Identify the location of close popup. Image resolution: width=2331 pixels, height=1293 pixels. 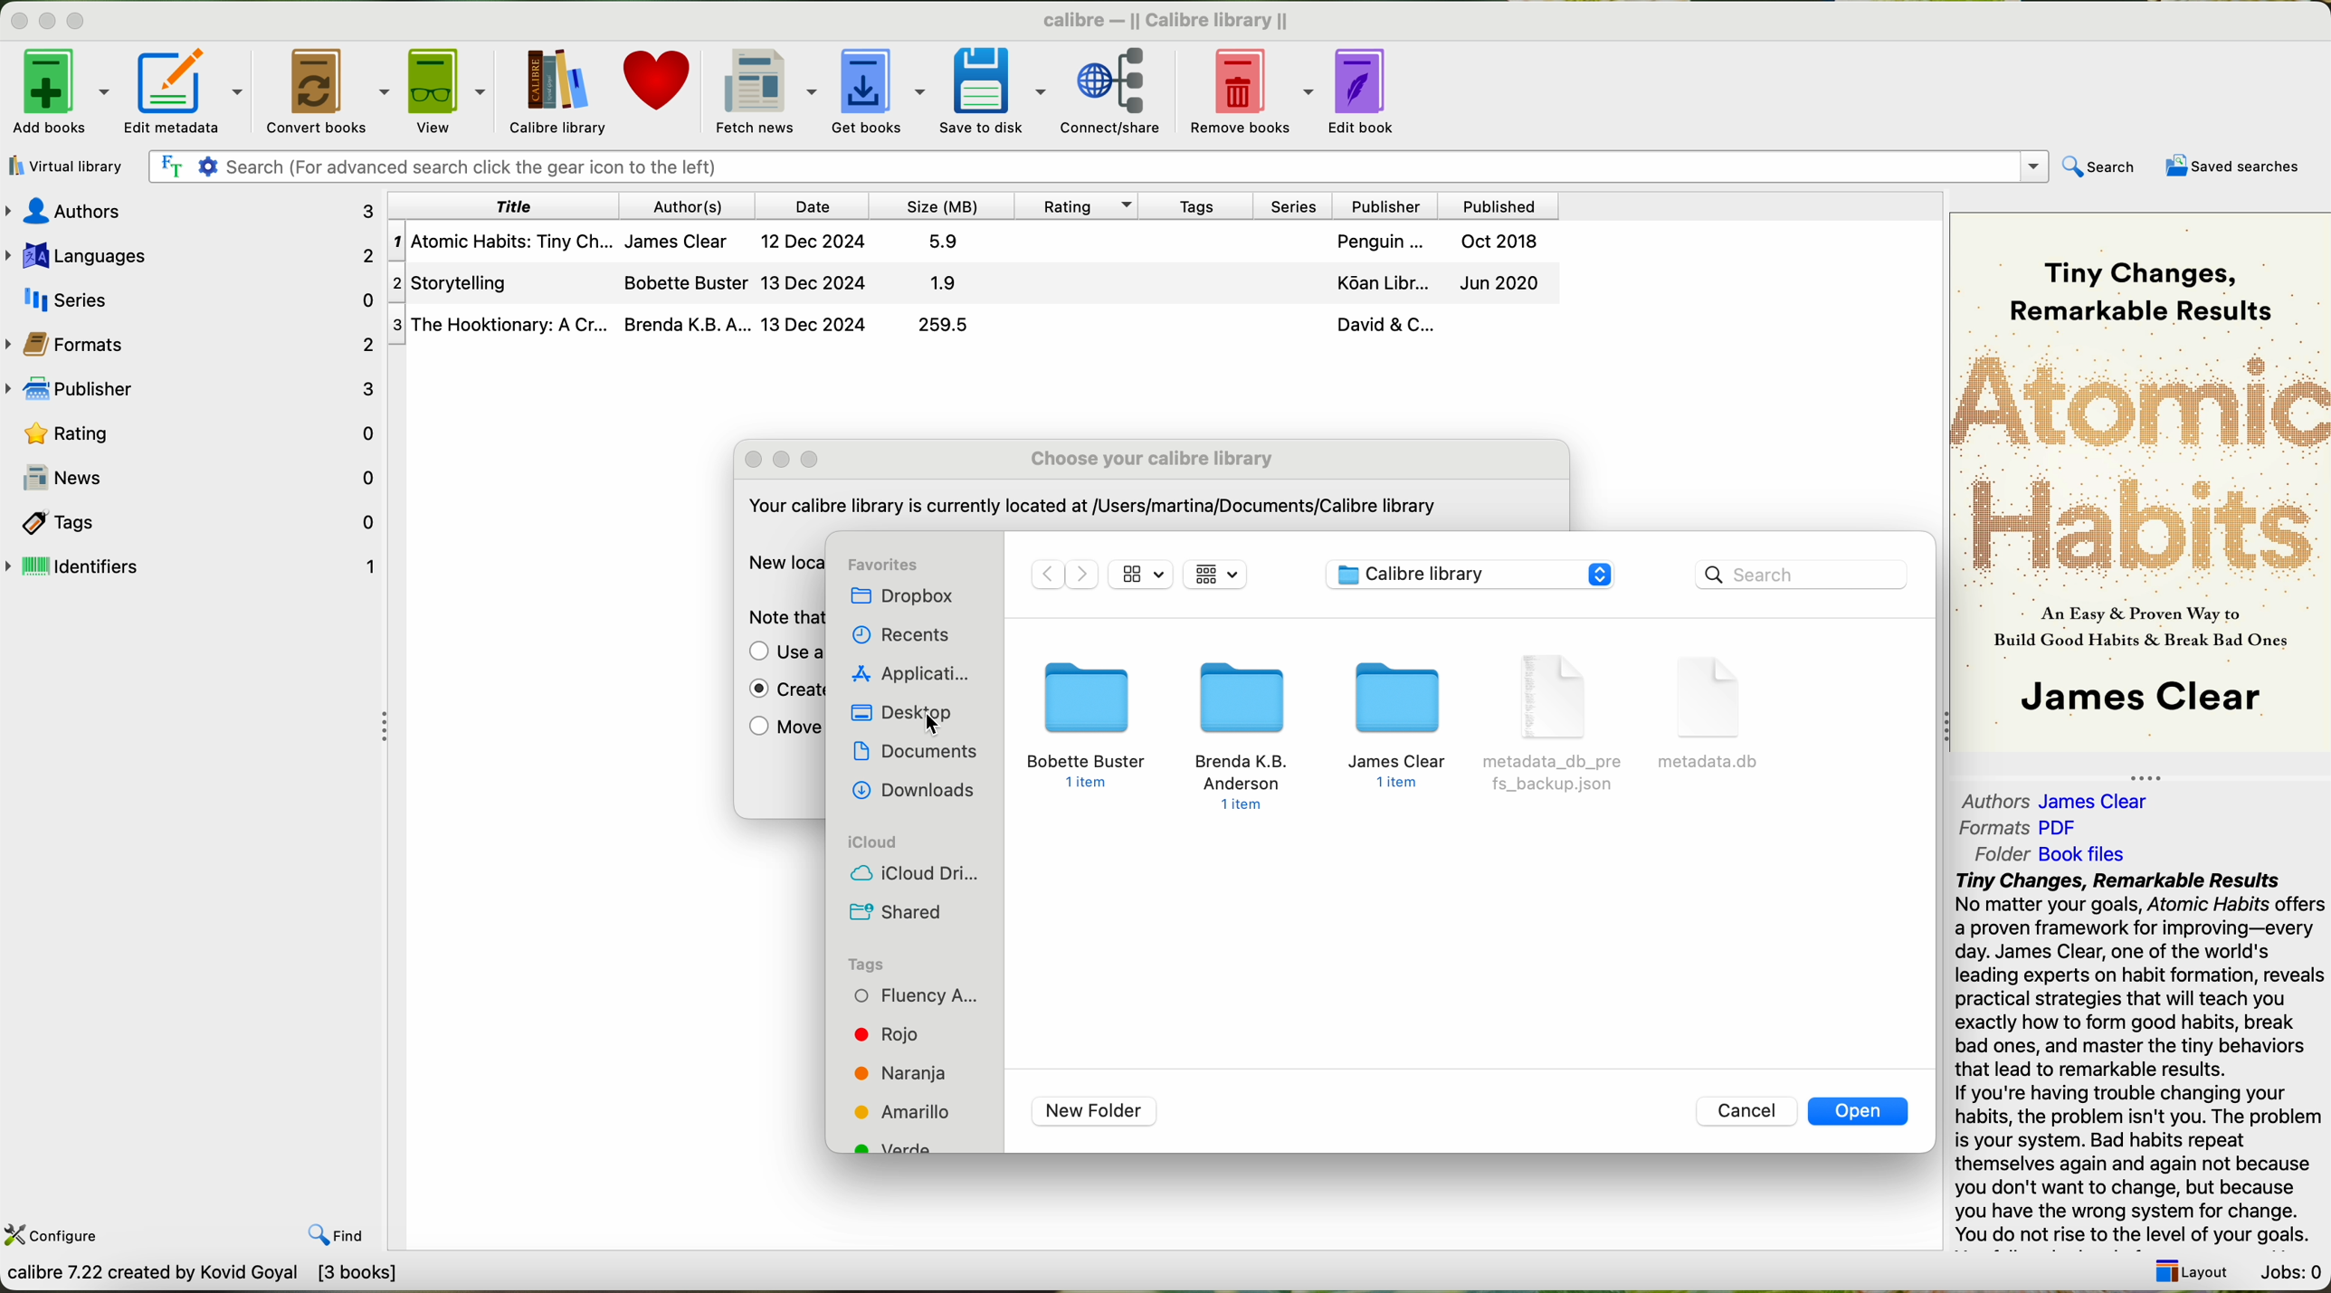
(755, 460).